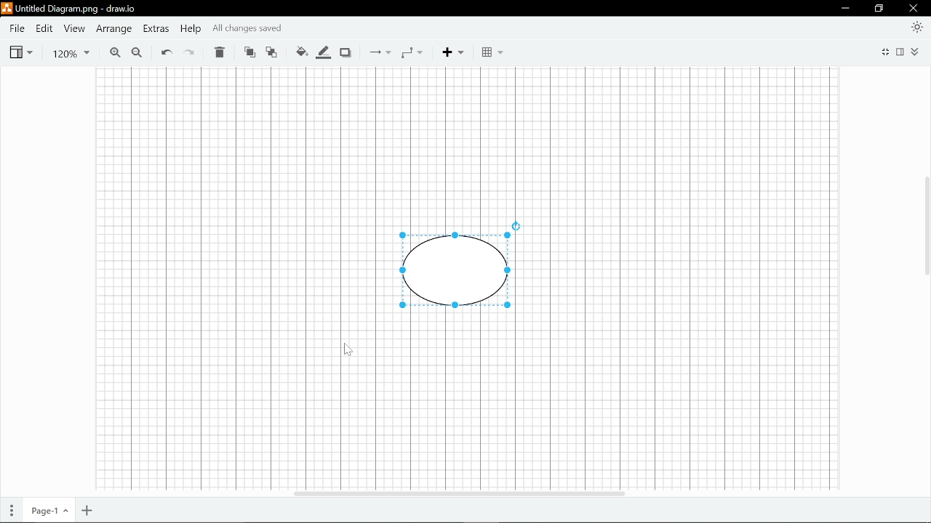 This screenshot has width=931, height=523. I want to click on Vertical scrollar, so click(925, 219).